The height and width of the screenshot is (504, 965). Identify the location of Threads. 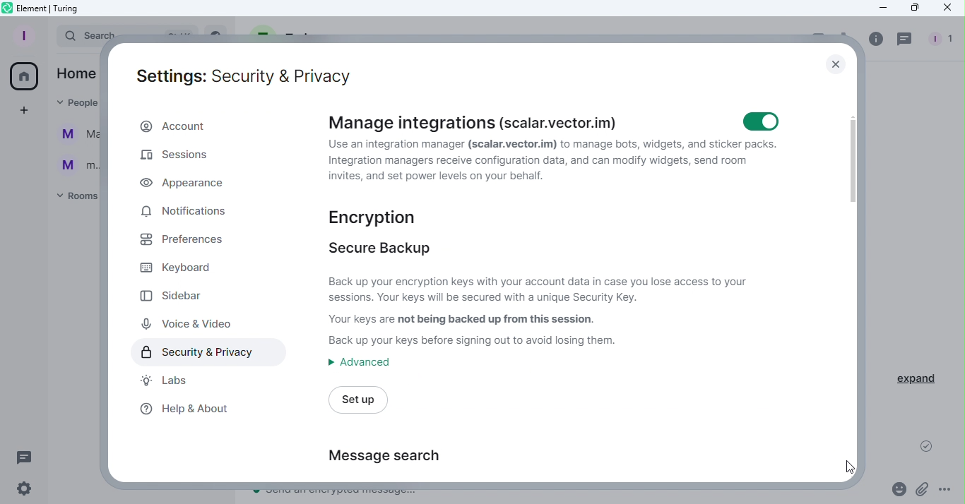
(904, 38).